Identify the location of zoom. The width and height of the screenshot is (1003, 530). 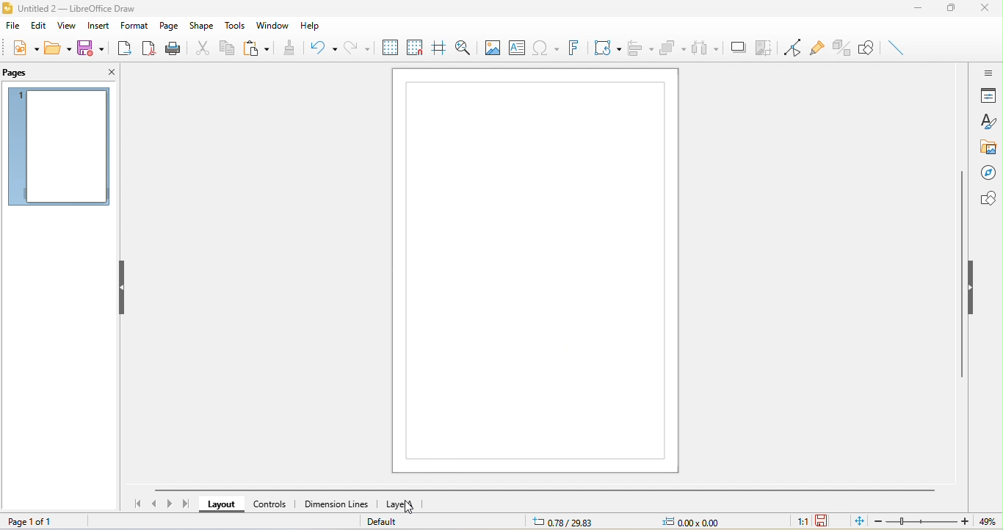
(919, 522).